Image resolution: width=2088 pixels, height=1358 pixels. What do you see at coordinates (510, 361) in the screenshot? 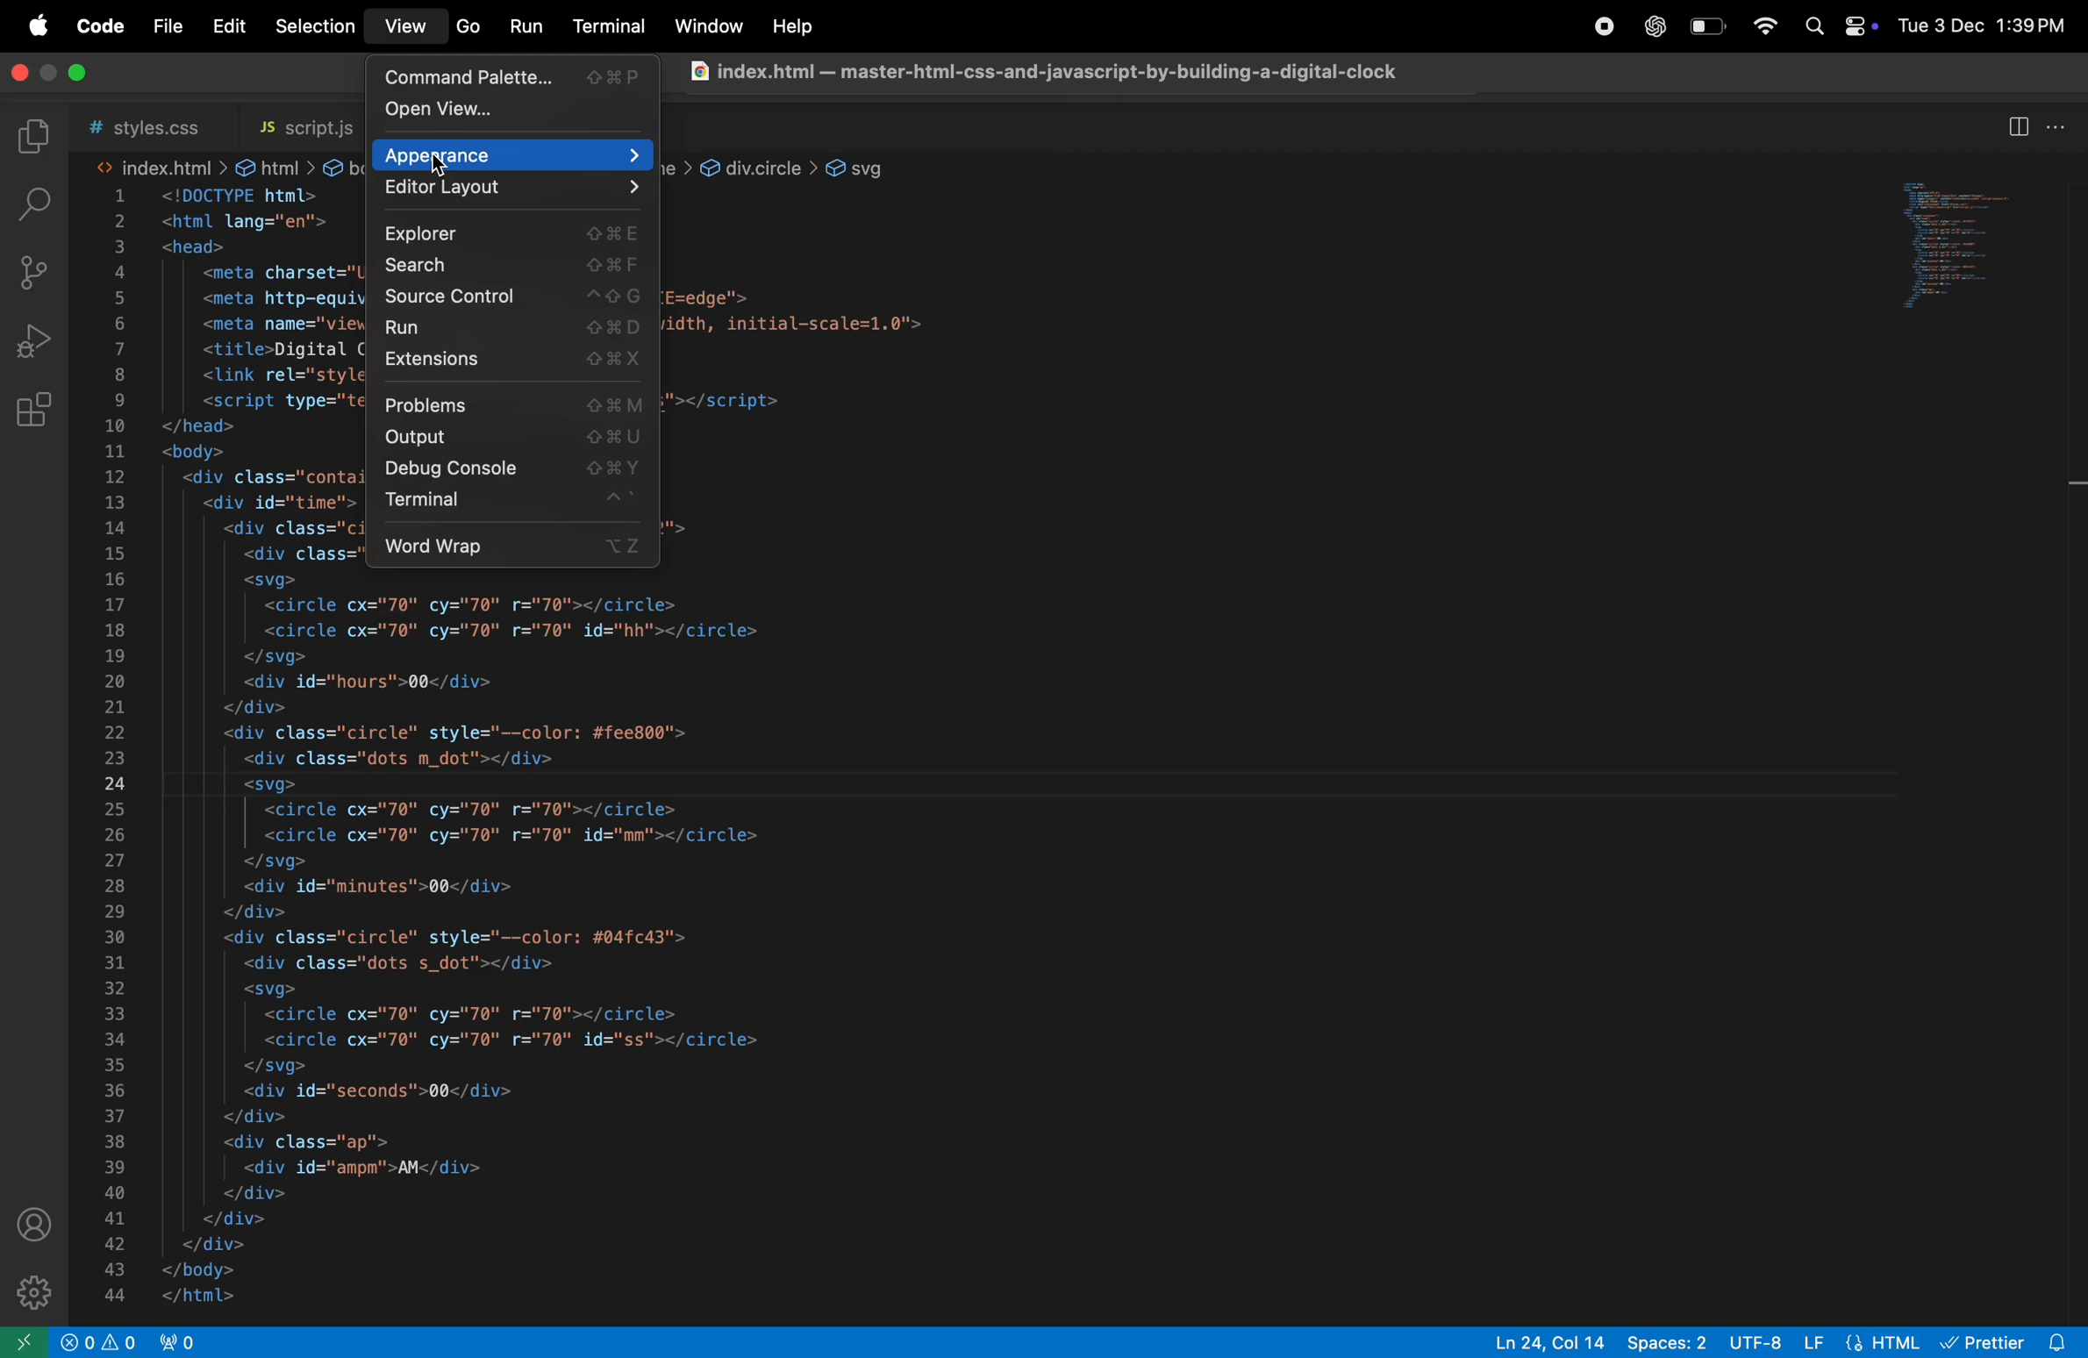
I see `extensions` at bounding box center [510, 361].